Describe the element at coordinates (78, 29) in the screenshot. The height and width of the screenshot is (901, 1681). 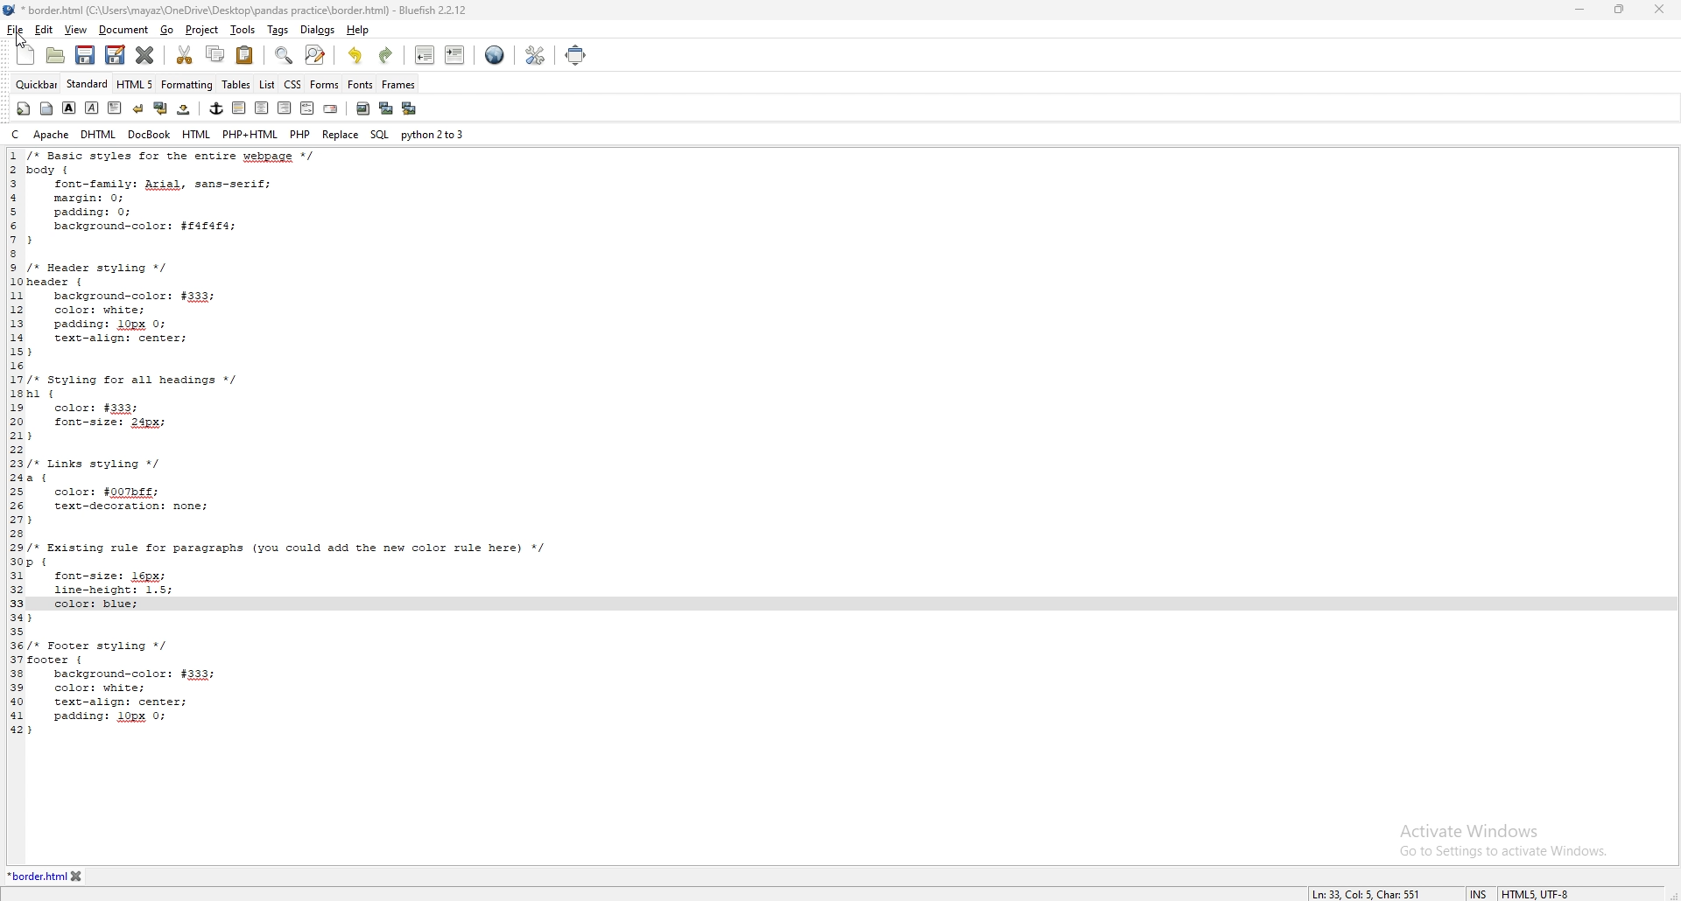
I see `view` at that location.